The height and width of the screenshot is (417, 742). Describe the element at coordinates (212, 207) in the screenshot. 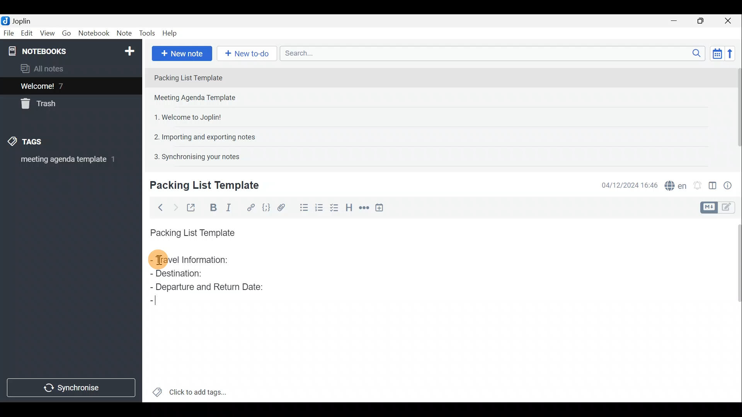

I see `Bold` at that location.